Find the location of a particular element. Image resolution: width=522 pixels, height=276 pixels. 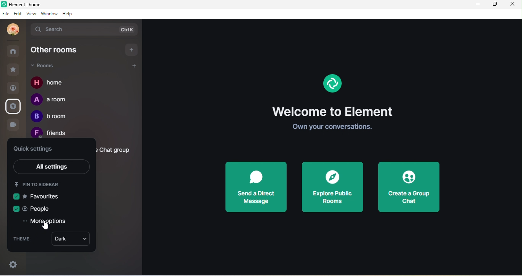

public room is located at coordinates (13, 106).